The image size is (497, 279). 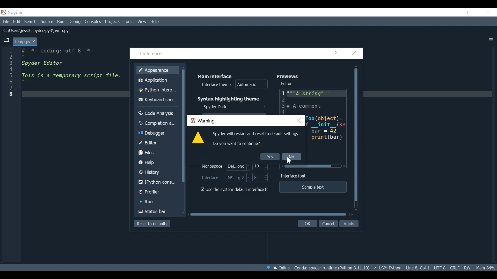 I want to click on File Path, so click(x=37, y=31).